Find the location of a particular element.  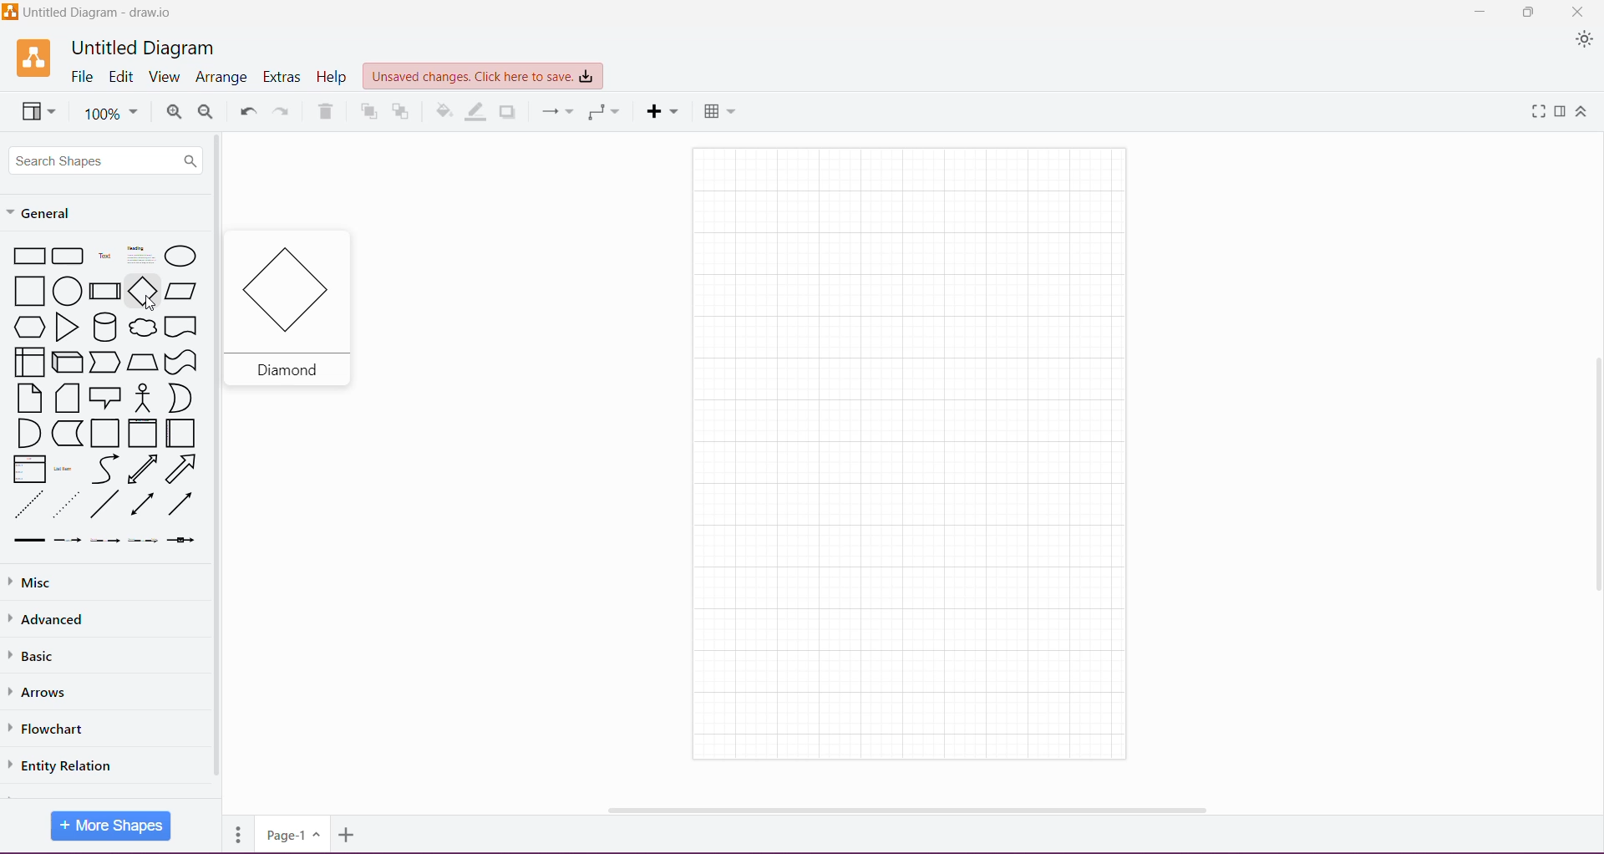

Zoom is located at coordinates (113, 114).